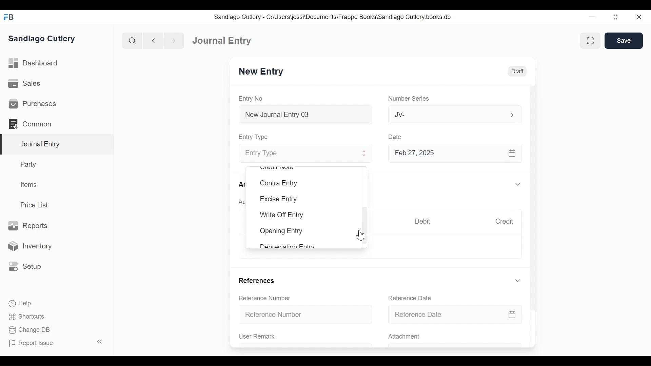 Image resolution: width=651 pixels, height=366 pixels. I want to click on References, so click(258, 281).